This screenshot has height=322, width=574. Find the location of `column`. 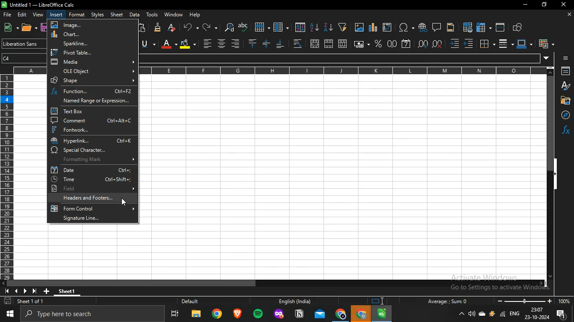

column is located at coordinates (281, 27).